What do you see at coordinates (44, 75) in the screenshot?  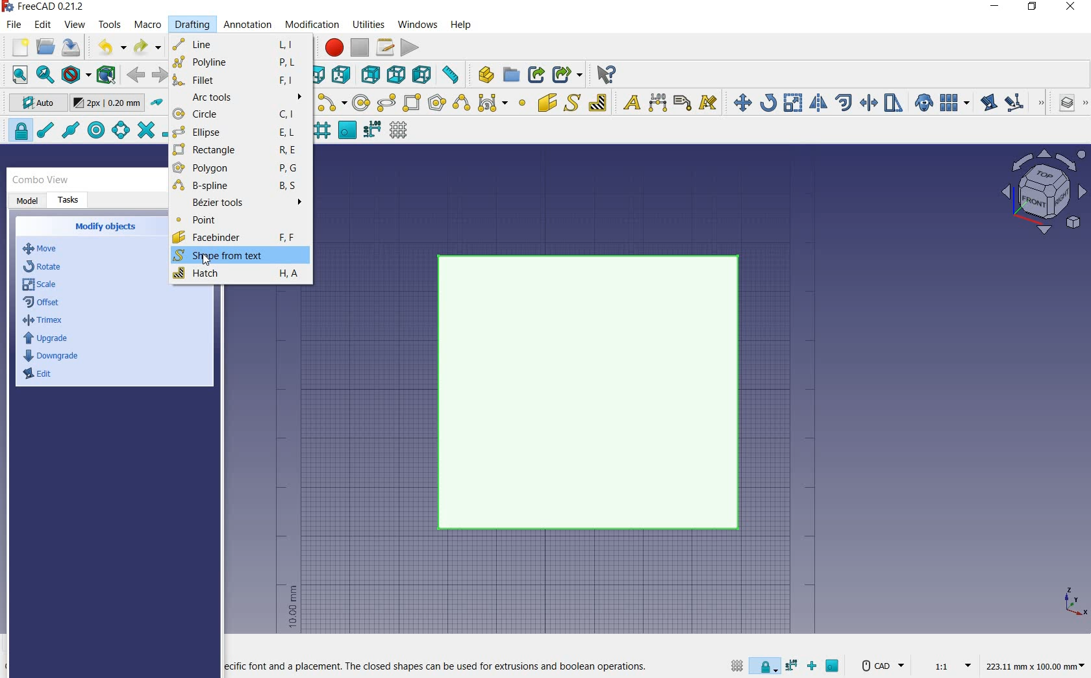 I see `fit selection` at bounding box center [44, 75].